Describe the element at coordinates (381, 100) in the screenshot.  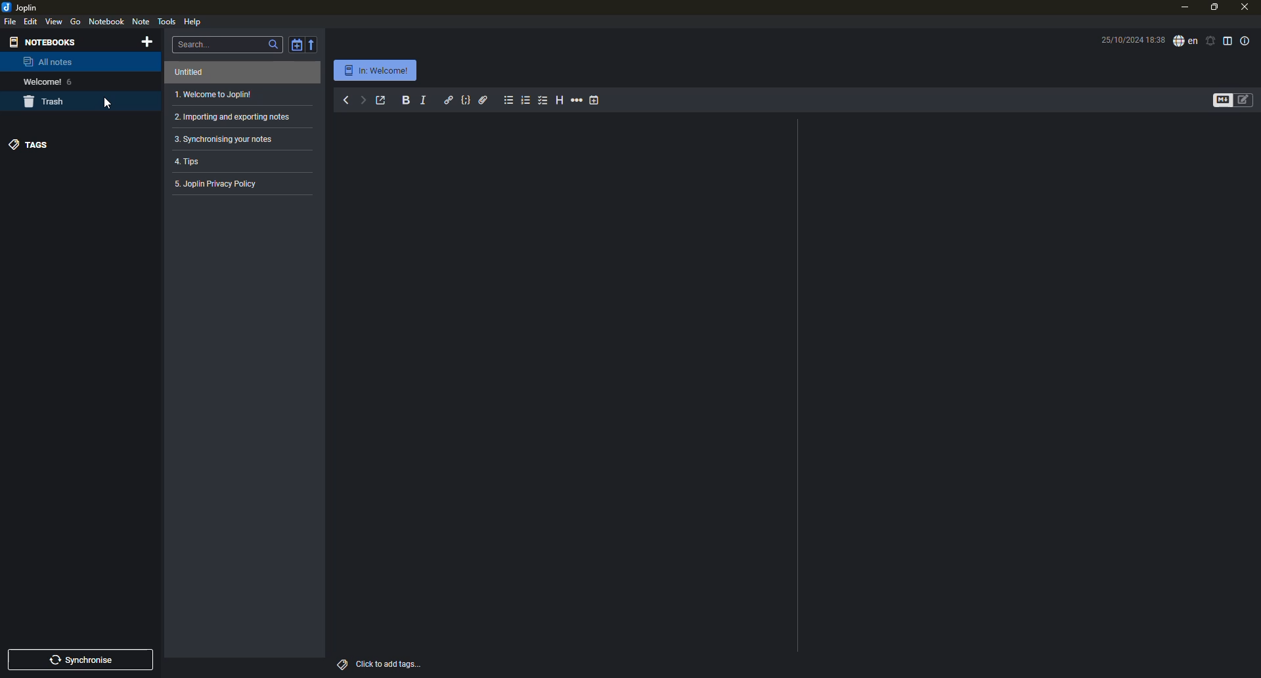
I see `toggle external editing` at that location.